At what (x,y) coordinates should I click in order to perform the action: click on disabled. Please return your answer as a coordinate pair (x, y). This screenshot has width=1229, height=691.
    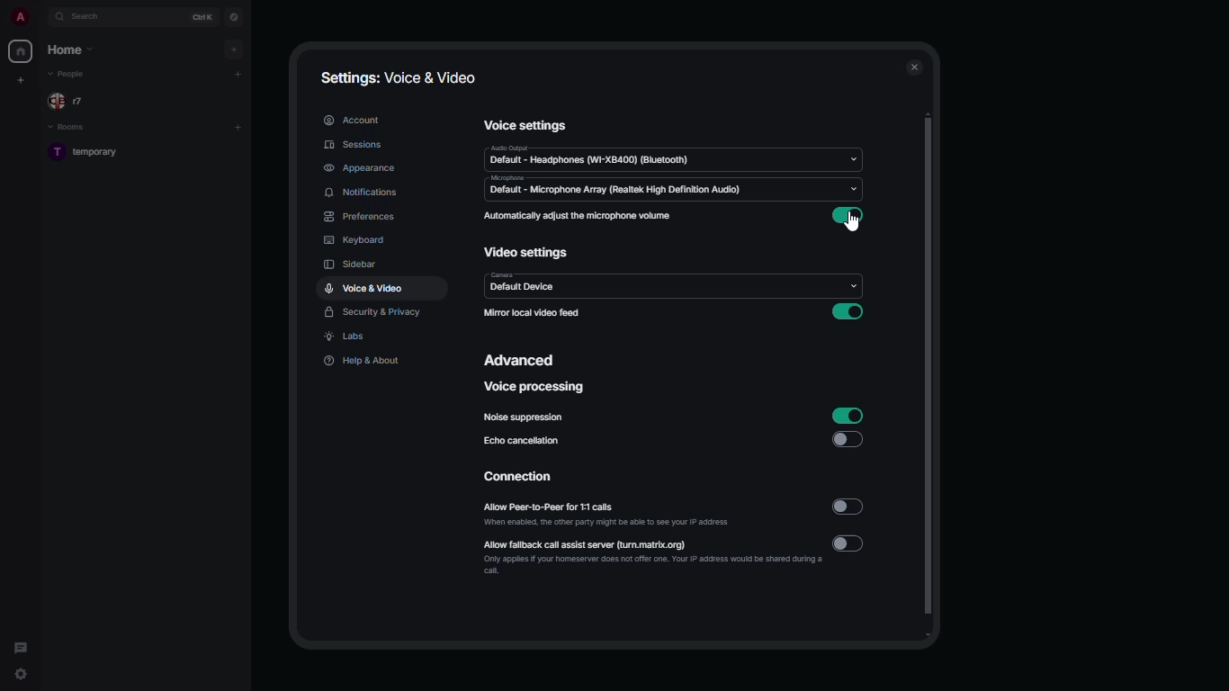
    Looking at the image, I should click on (847, 509).